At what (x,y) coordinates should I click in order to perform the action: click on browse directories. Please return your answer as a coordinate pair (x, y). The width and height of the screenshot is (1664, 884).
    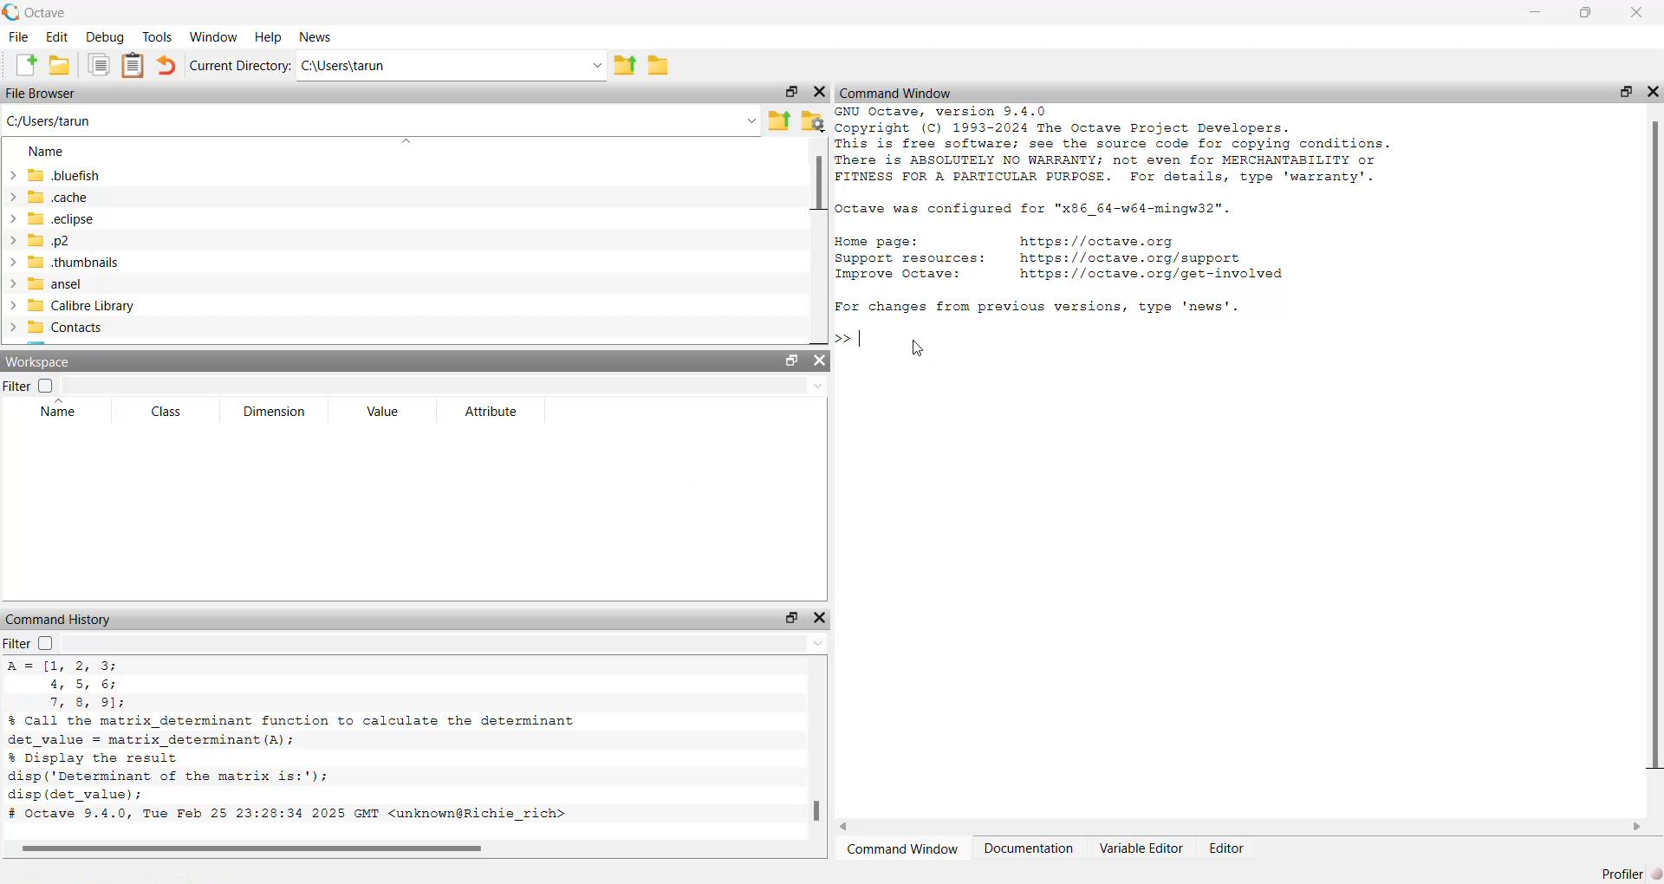
    Looking at the image, I should click on (661, 66).